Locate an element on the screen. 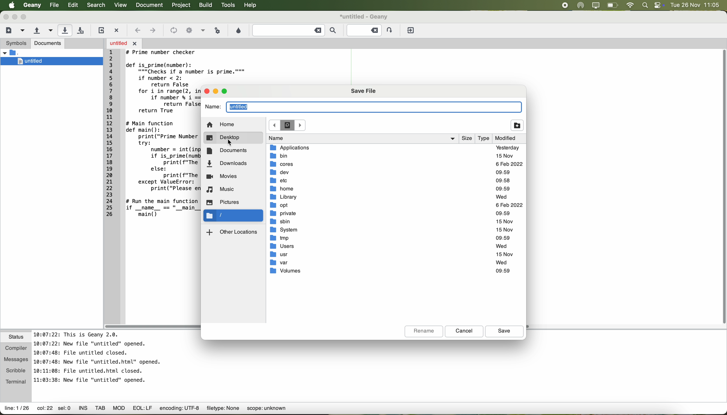  other locations is located at coordinates (233, 231).